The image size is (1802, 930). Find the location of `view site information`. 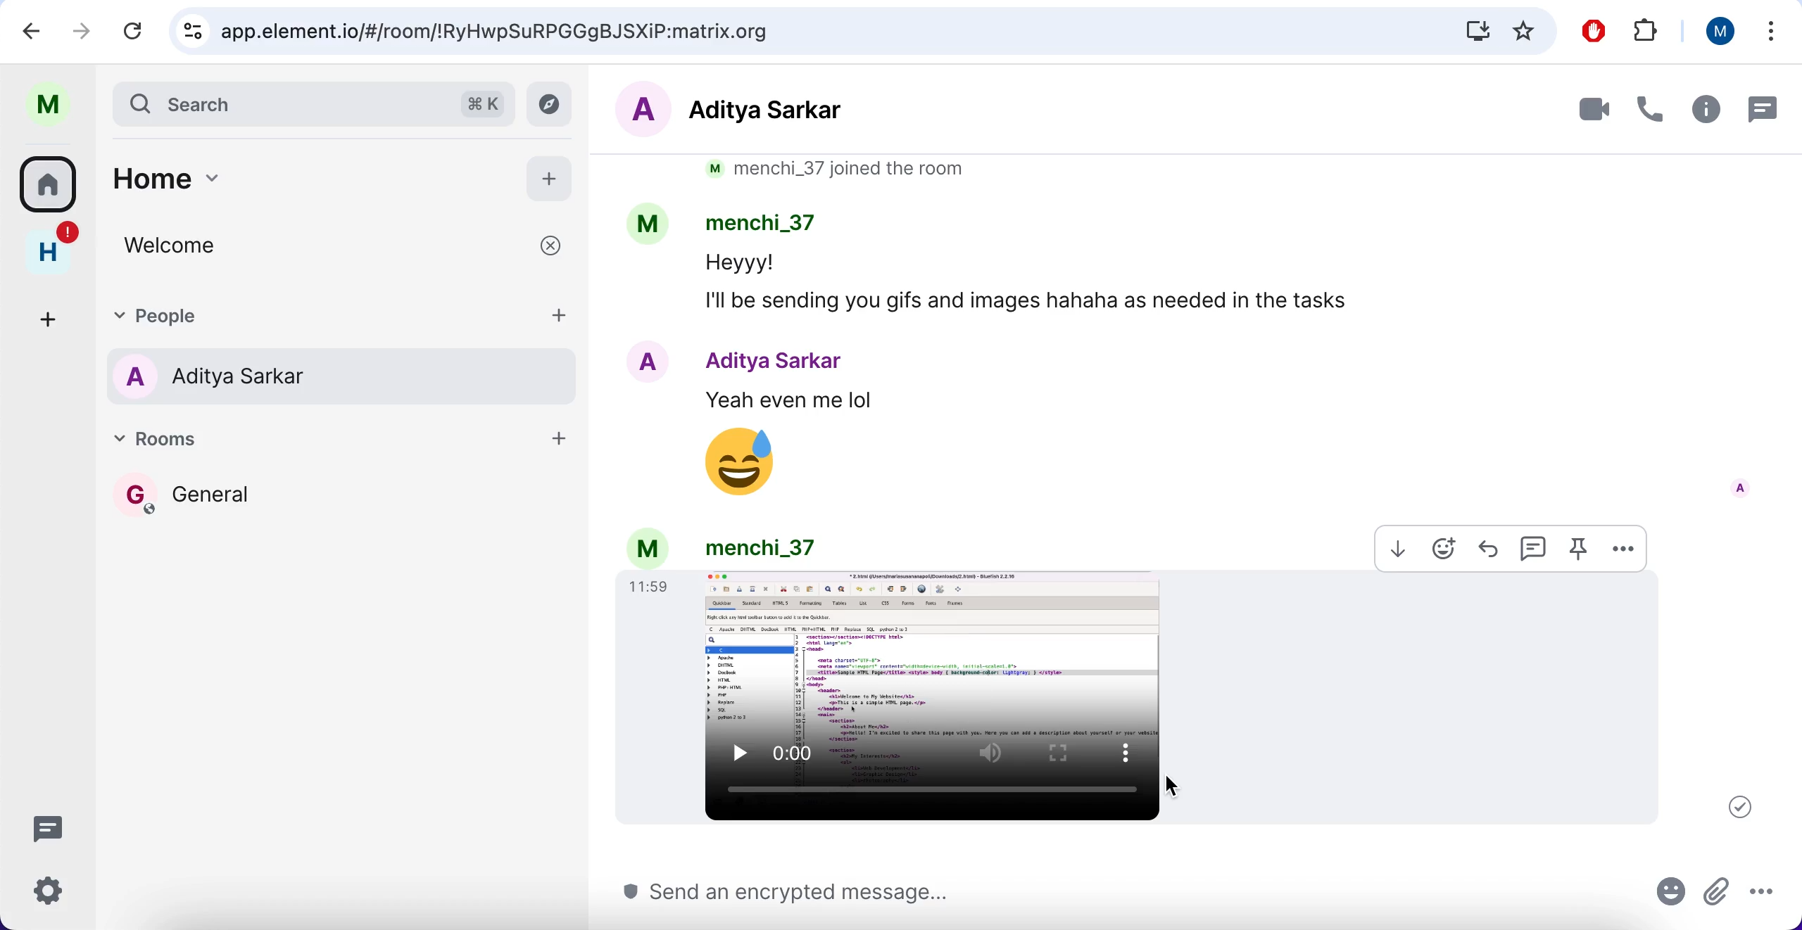

view site information is located at coordinates (191, 30).